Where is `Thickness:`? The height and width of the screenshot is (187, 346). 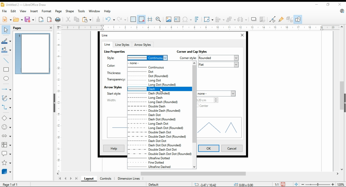 Thickness: is located at coordinates (115, 72).